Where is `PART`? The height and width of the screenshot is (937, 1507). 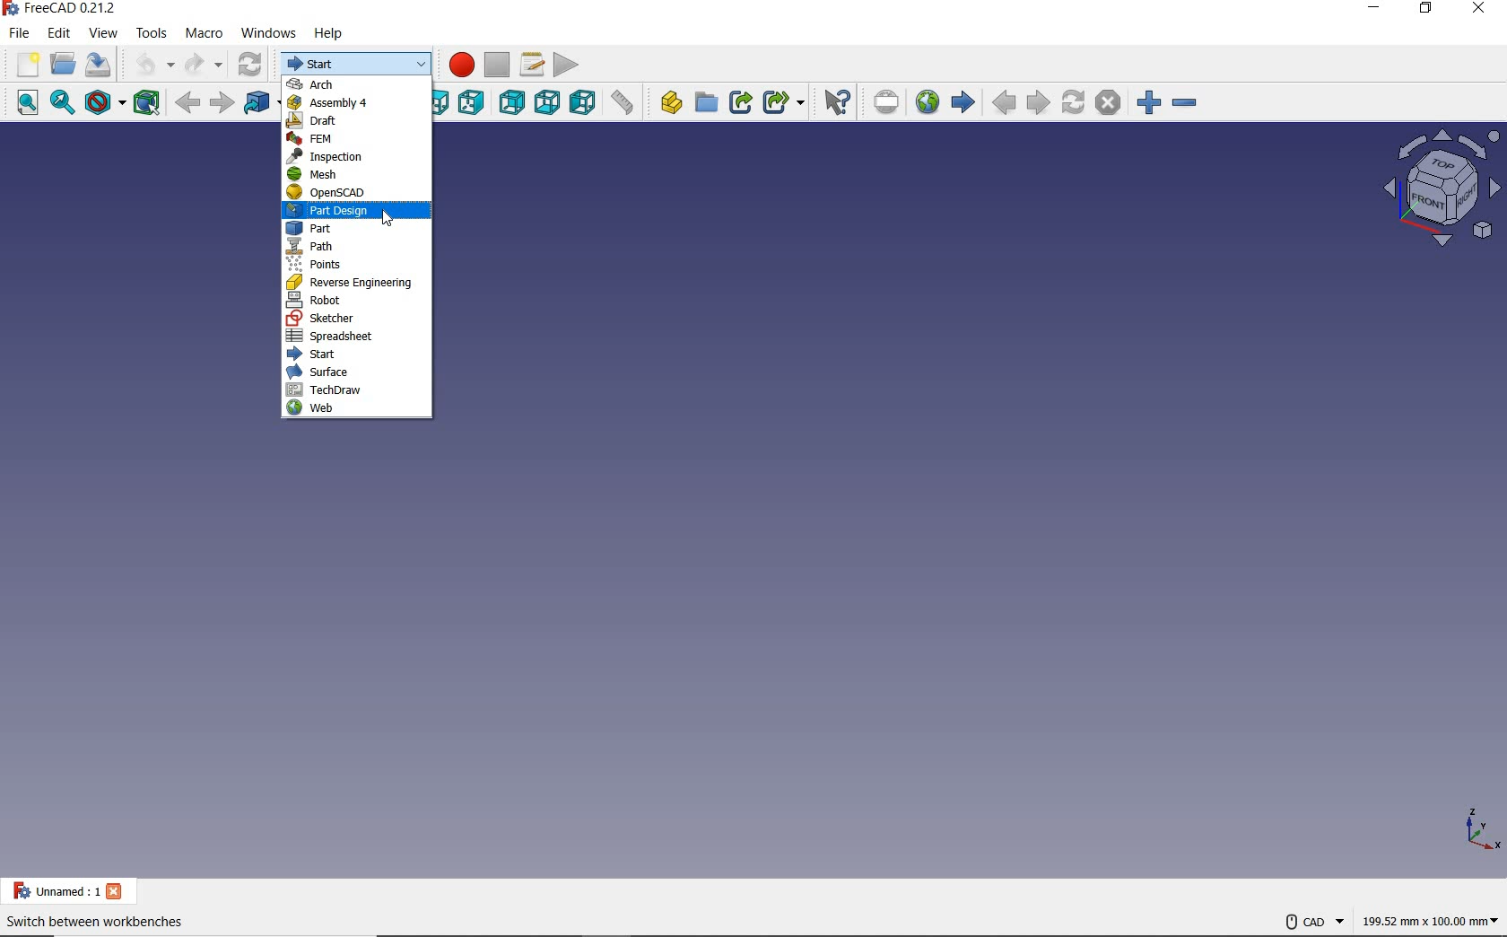
PART is located at coordinates (354, 229).